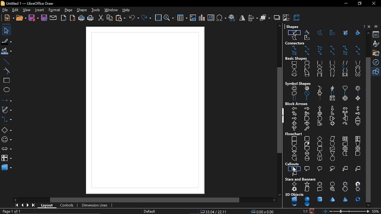 This screenshot has width=381, height=214. Describe the element at coordinates (16, 206) in the screenshot. I see `go to first page` at that location.